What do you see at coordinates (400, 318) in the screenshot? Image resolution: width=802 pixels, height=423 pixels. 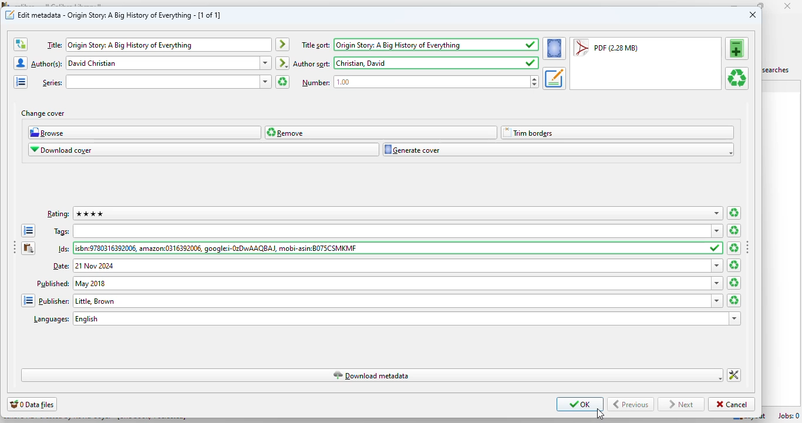 I see `languages: english` at bounding box center [400, 318].